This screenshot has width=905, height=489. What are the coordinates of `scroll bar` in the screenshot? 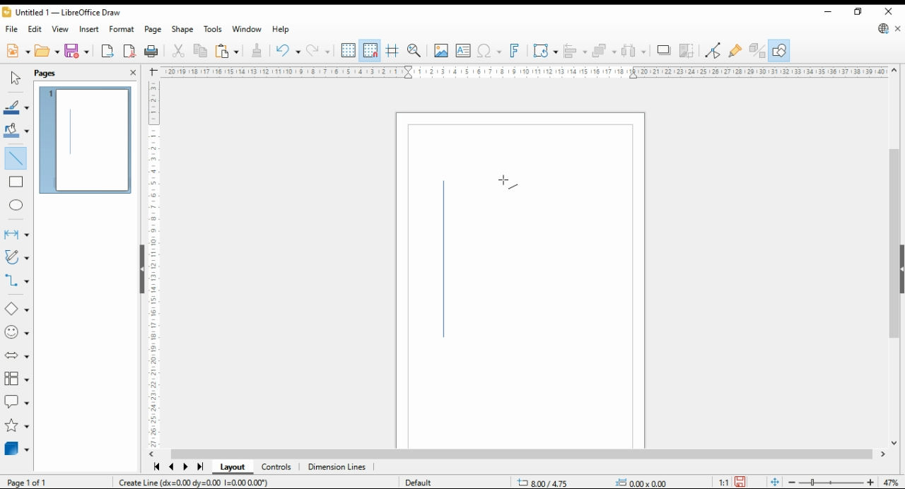 It's located at (890, 255).